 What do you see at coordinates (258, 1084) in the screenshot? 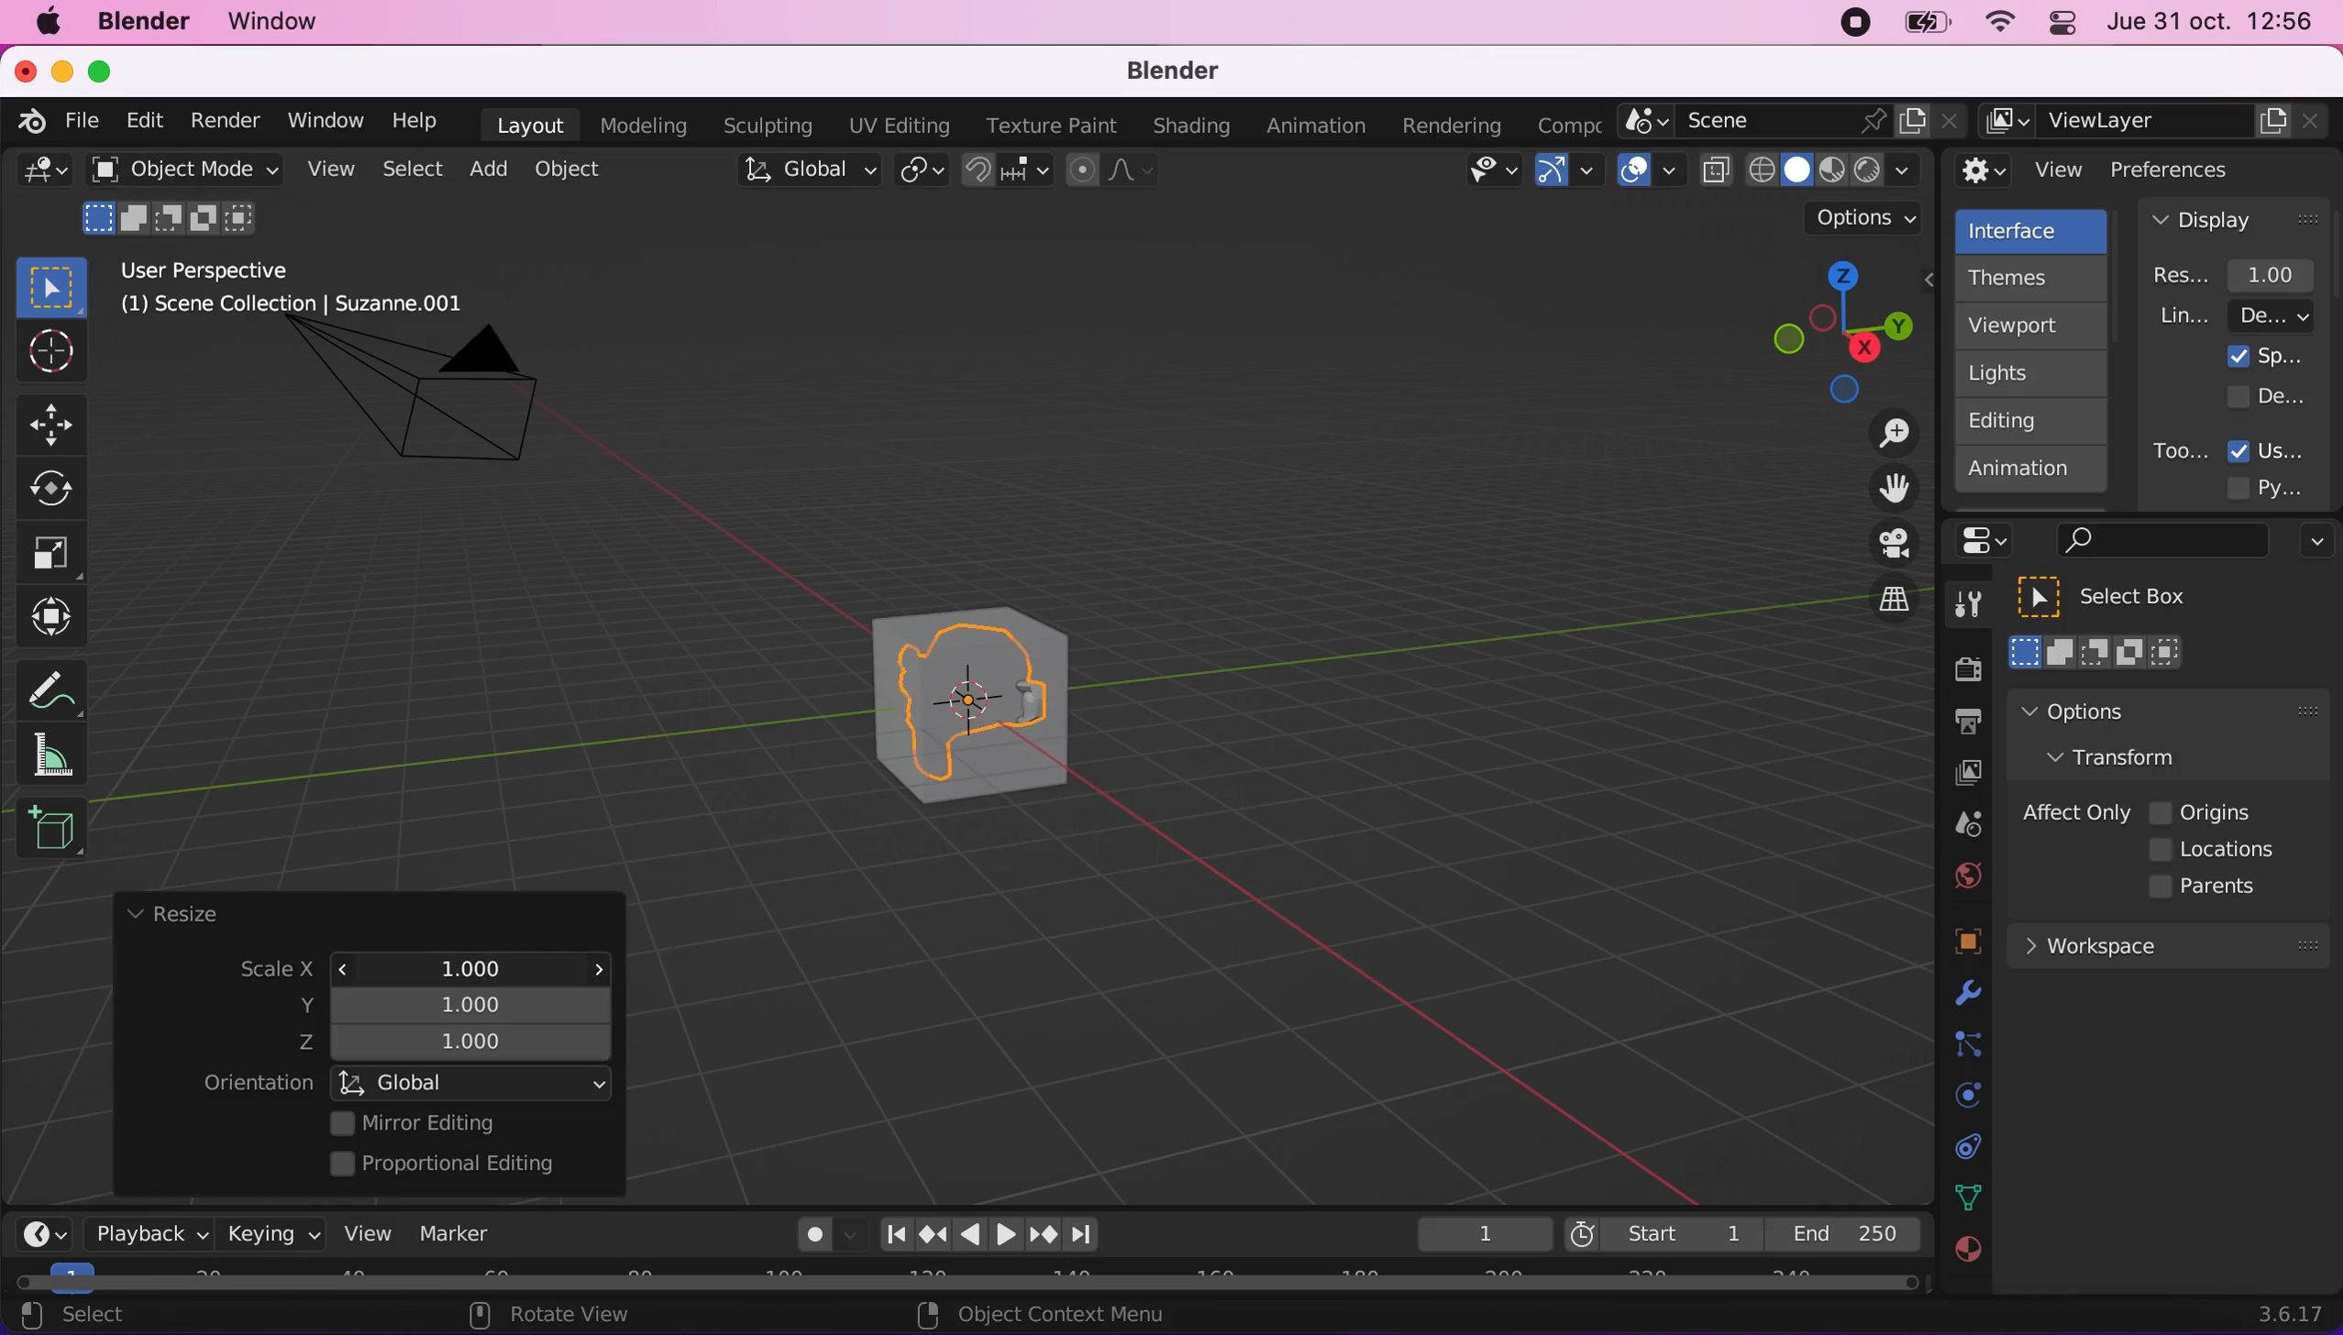
I see `orientation` at bounding box center [258, 1084].